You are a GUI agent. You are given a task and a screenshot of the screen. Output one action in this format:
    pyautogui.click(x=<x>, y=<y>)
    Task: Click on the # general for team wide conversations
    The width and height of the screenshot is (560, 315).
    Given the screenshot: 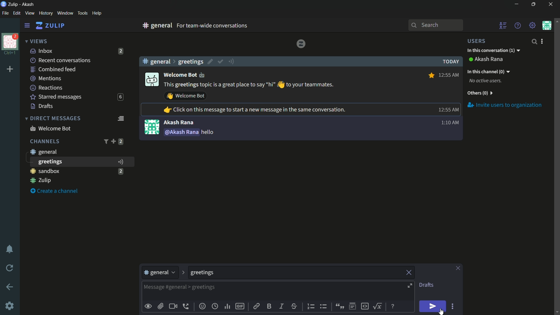 What is the action you would take?
    pyautogui.click(x=222, y=25)
    